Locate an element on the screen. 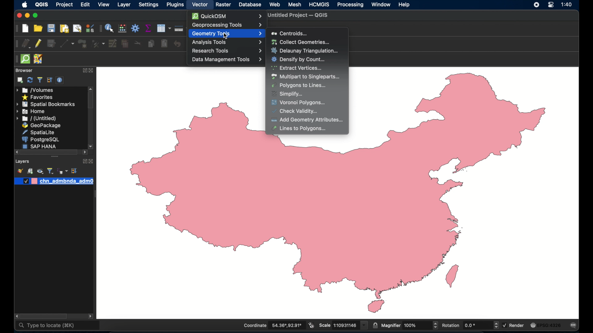 This screenshot has height=333, width=593. multipart to single parts is located at coordinates (305, 77).